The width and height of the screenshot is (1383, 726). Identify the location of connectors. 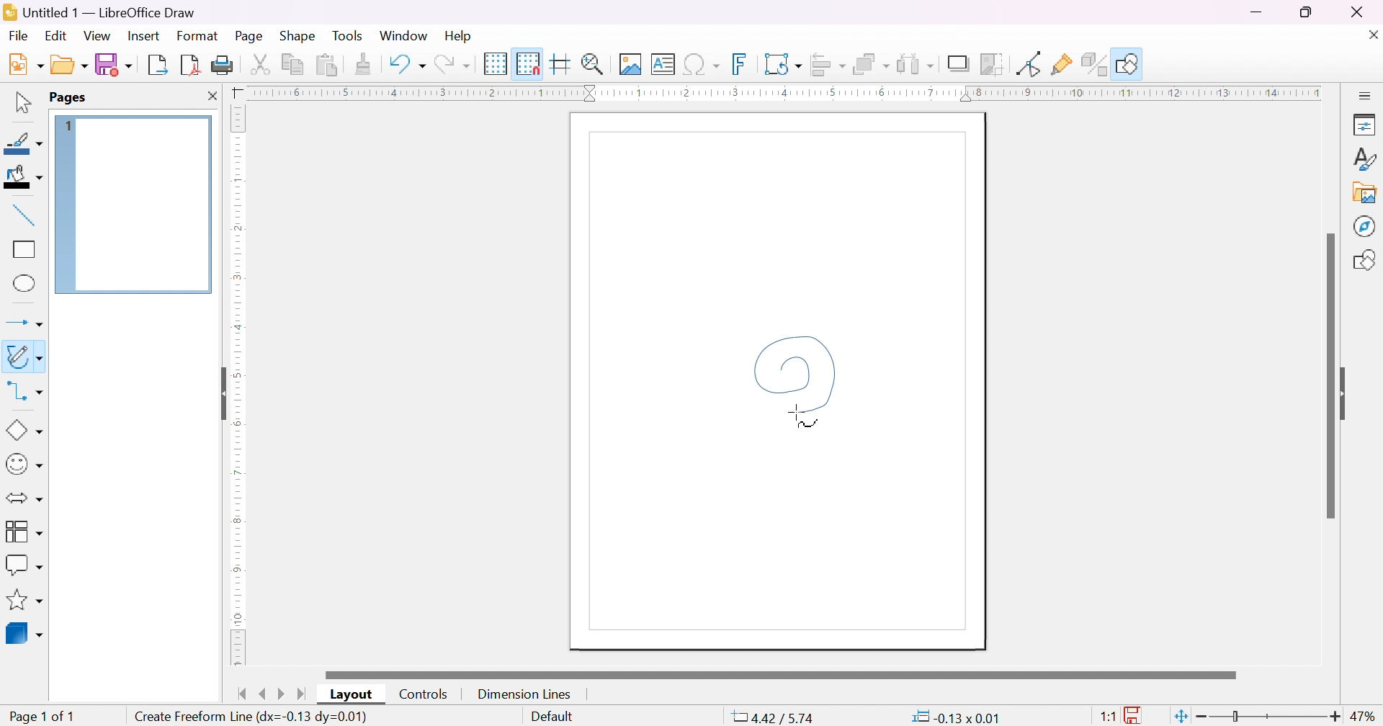
(21, 392).